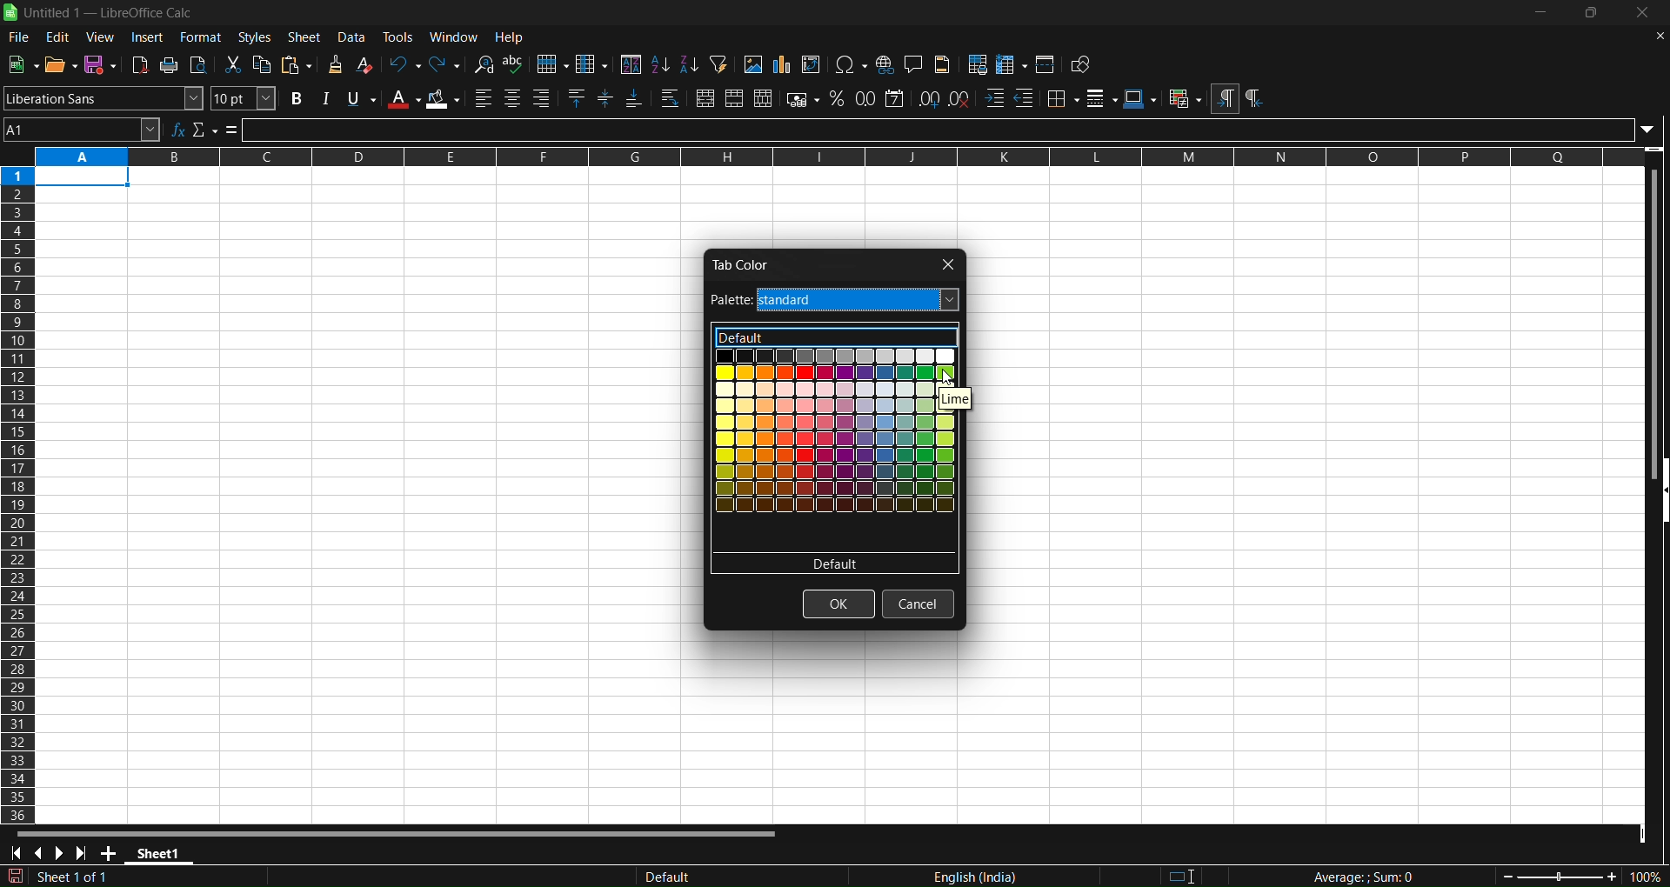 The height and width of the screenshot is (887, 1670). I want to click on underline, so click(361, 99).